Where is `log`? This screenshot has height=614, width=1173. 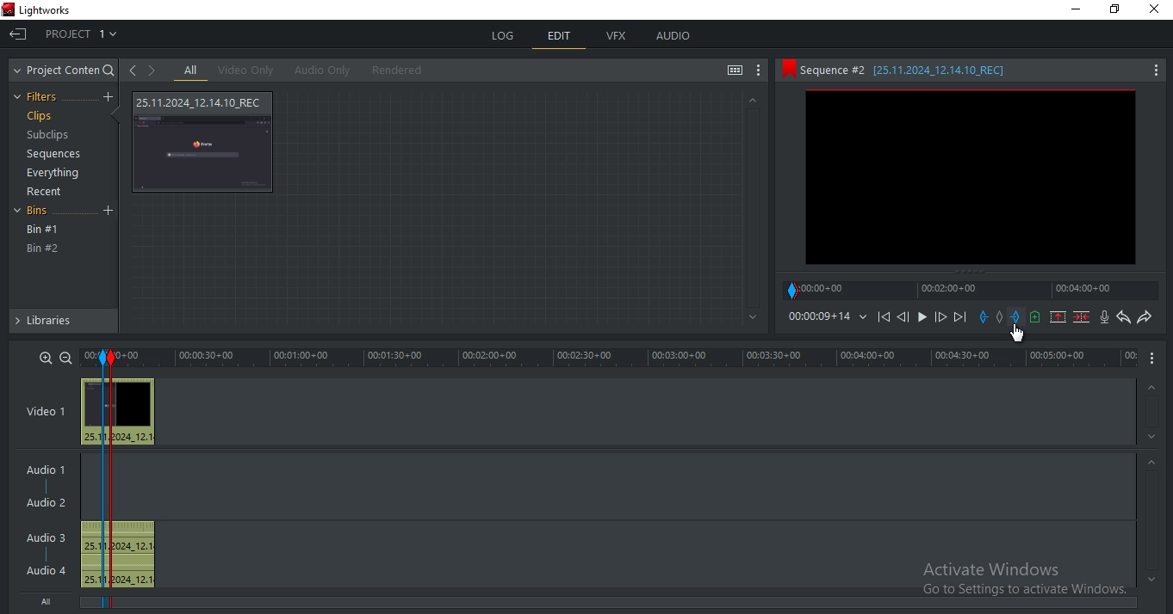
log is located at coordinates (505, 36).